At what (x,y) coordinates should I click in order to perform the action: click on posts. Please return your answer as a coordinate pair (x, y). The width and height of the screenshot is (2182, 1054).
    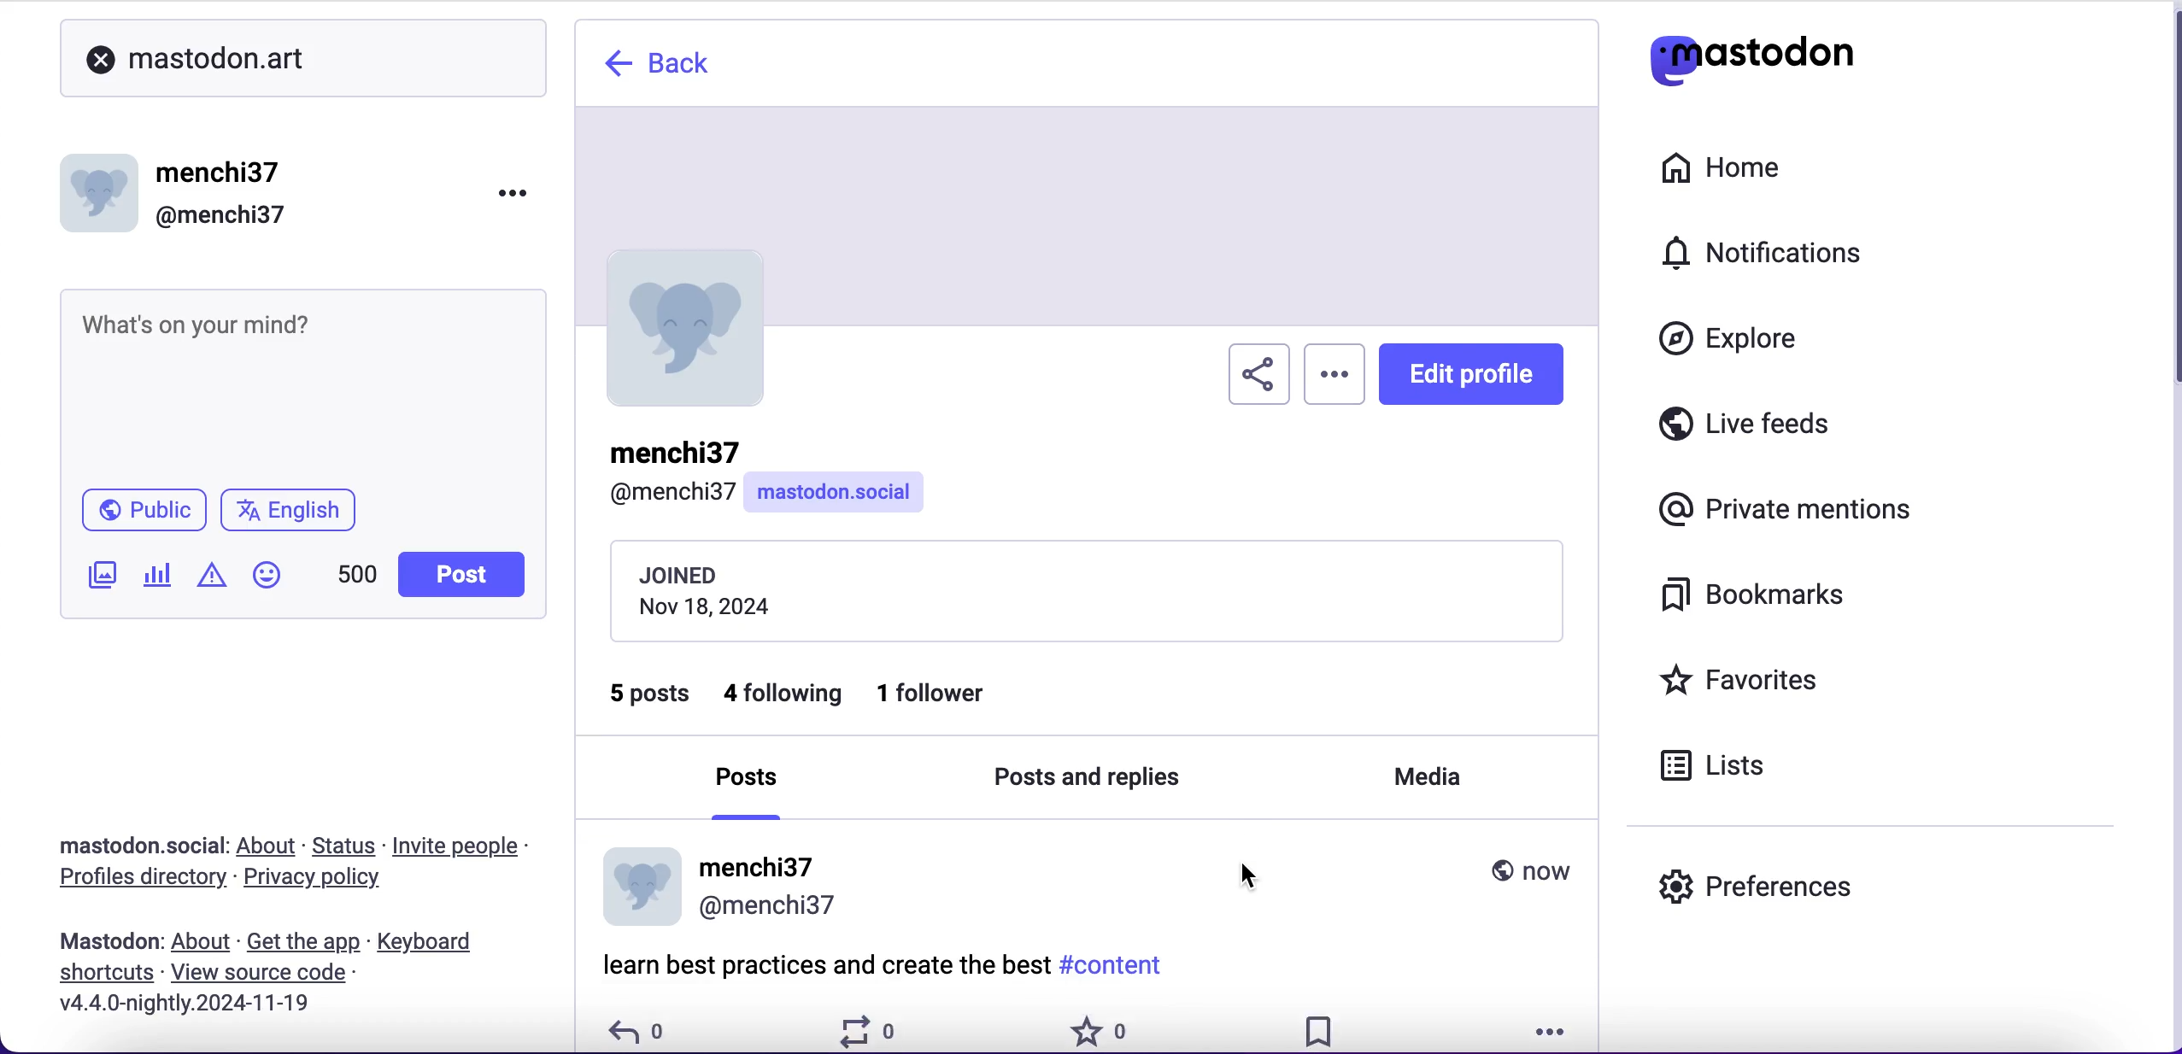
    Looking at the image, I should click on (750, 793).